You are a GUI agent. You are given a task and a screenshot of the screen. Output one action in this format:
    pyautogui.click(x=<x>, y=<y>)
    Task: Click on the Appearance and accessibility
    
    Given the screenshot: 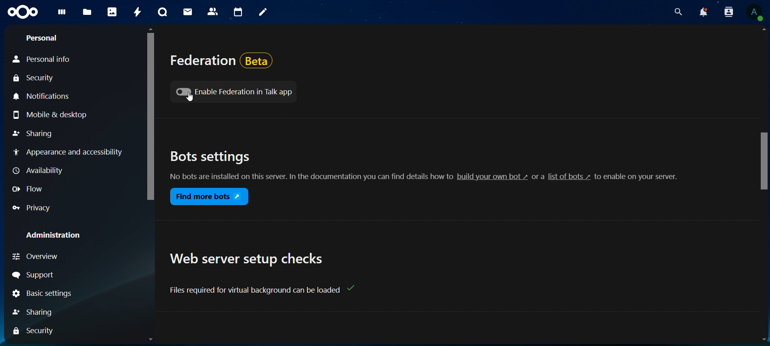 What is the action you would take?
    pyautogui.click(x=74, y=152)
    